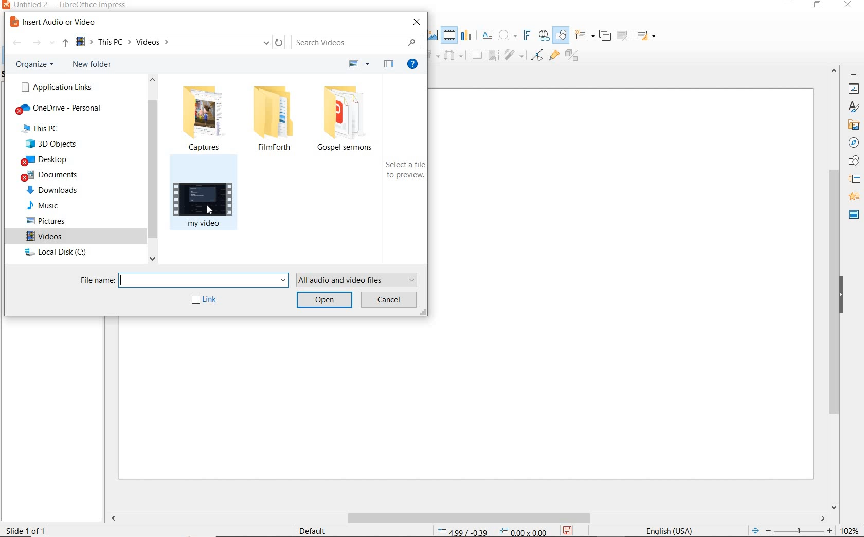 This screenshot has width=864, height=537. Describe the element at coordinates (623, 36) in the screenshot. I see `DELETE SLIDE` at that location.